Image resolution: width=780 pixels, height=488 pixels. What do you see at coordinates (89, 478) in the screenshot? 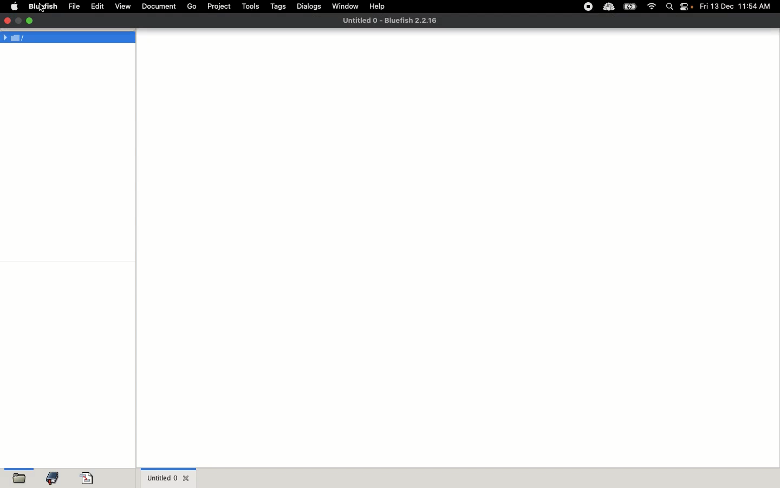
I see `Bookmark` at bounding box center [89, 478].